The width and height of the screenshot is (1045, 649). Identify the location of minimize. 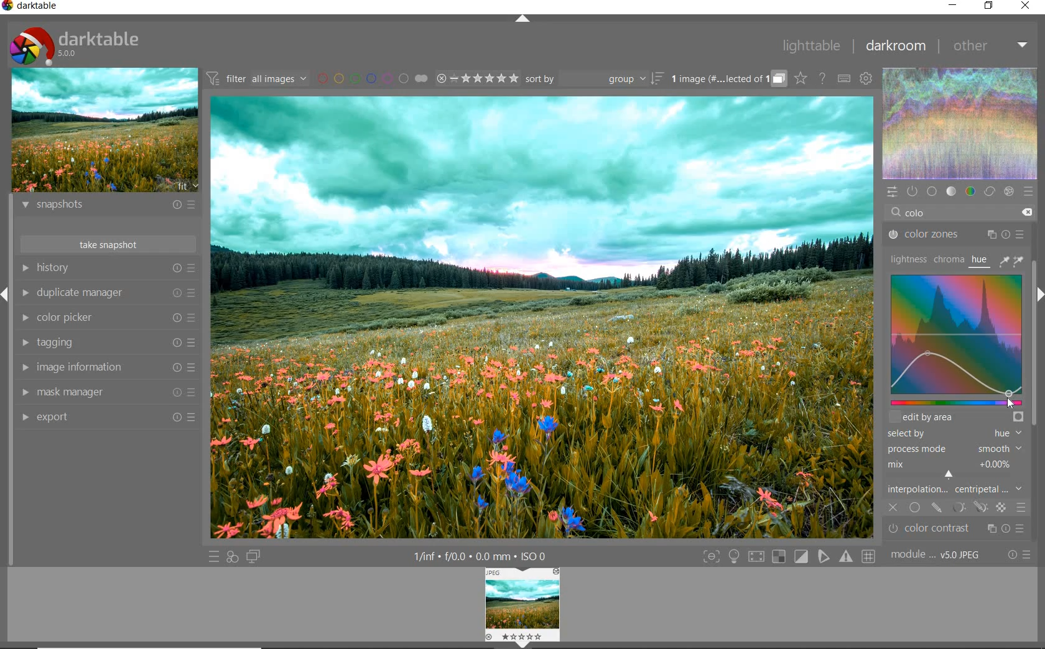
(954, 6).